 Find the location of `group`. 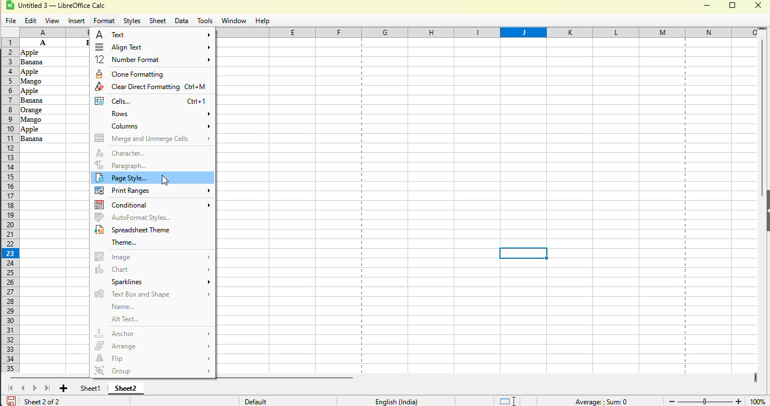

group is located at coordinates (153, 369).